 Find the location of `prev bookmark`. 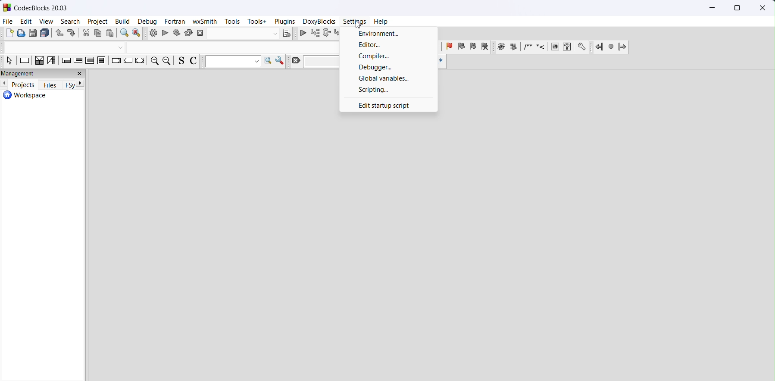

prev bookmark is located at coordinates (461, 47).